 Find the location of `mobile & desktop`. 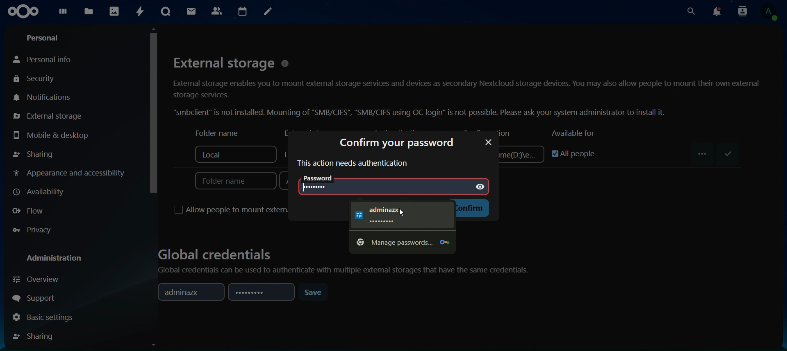

mobile & desktop is located at coordinates (51, 135).